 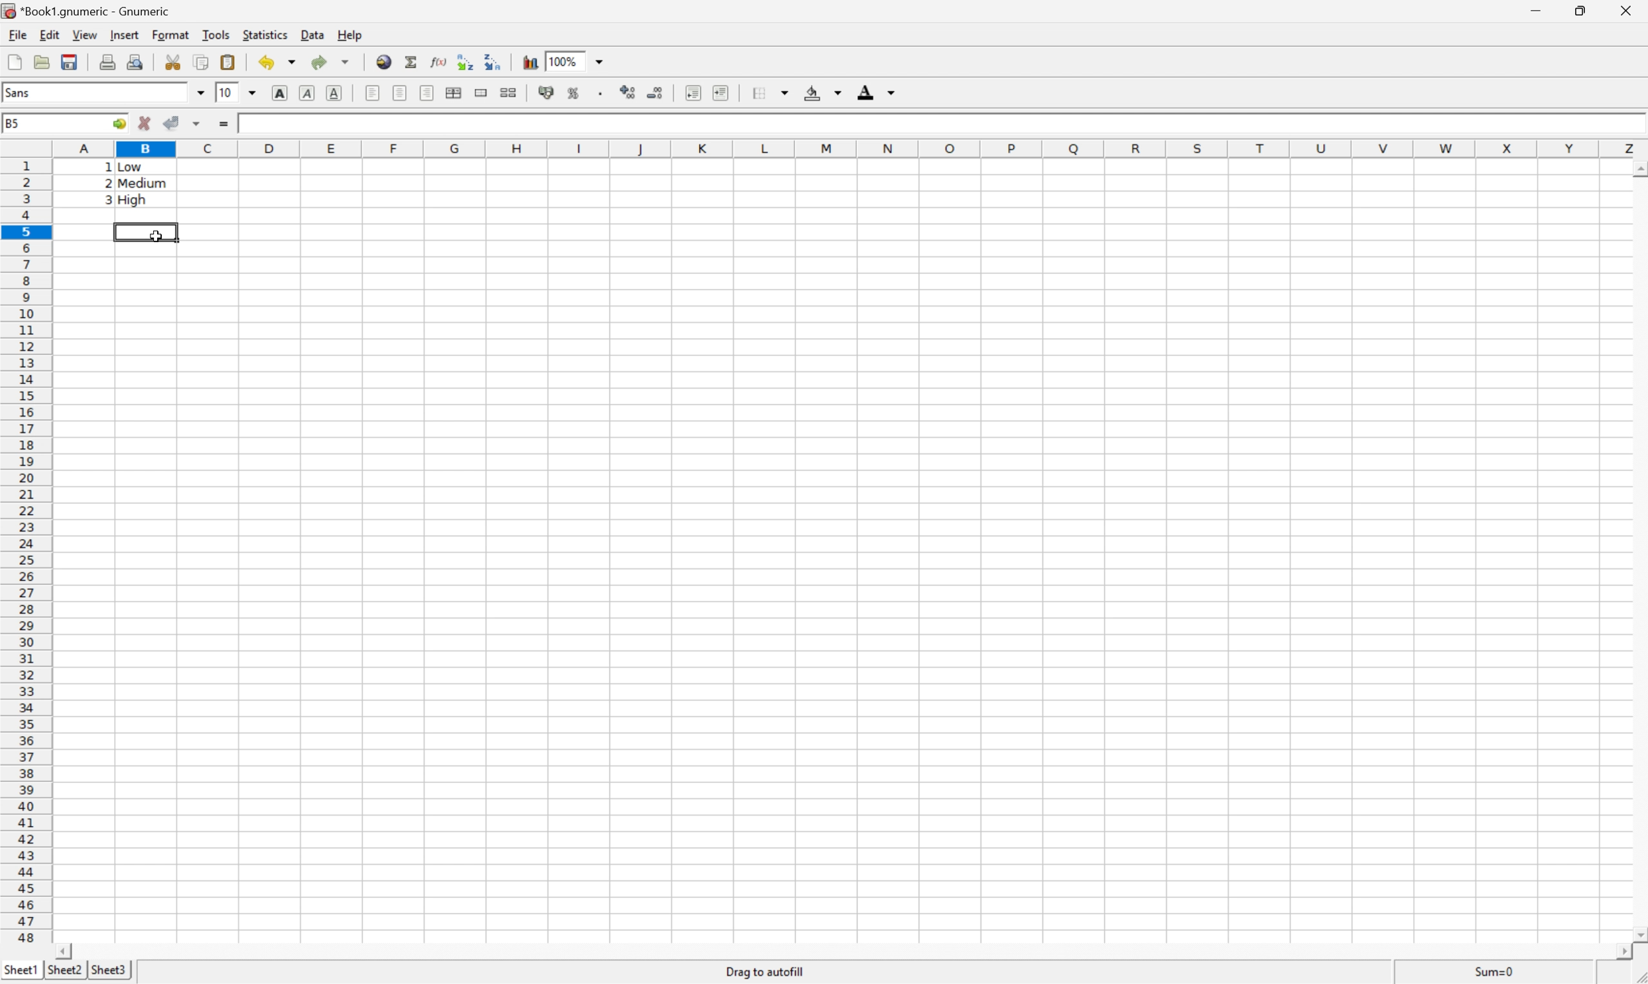 I want to click on Drag to autofill, so click(x=767, y=972).